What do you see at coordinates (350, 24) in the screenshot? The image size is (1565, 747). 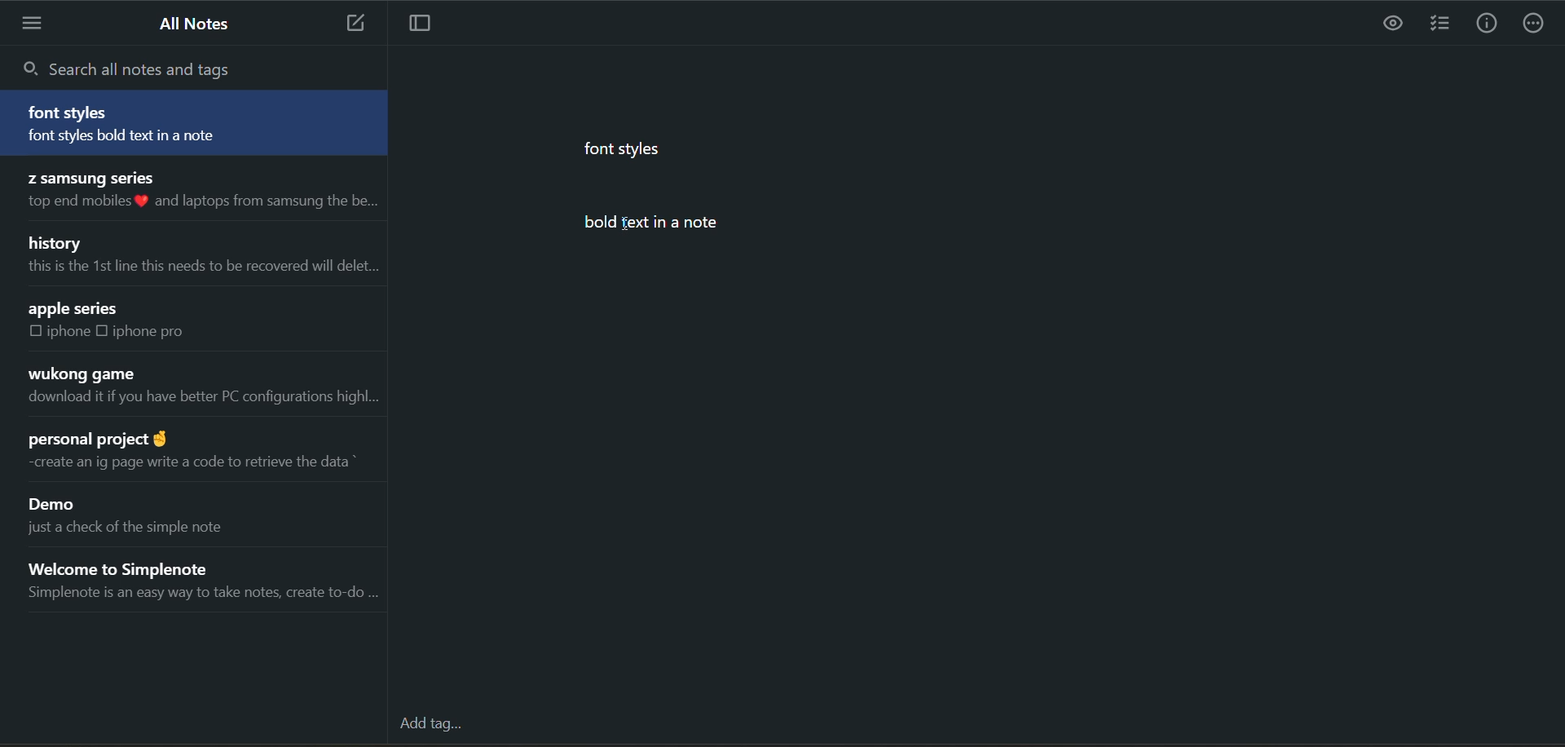 I see `add new note` at bounding box center [350, 24].